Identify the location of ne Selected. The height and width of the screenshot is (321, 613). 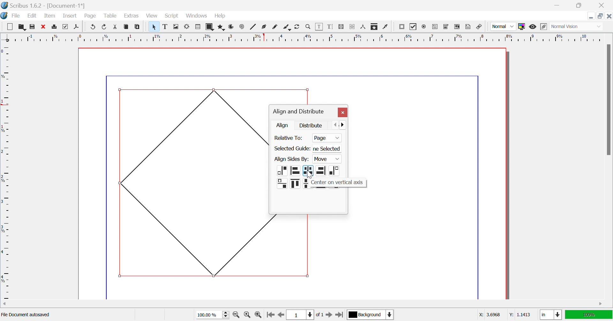
(329, 149).